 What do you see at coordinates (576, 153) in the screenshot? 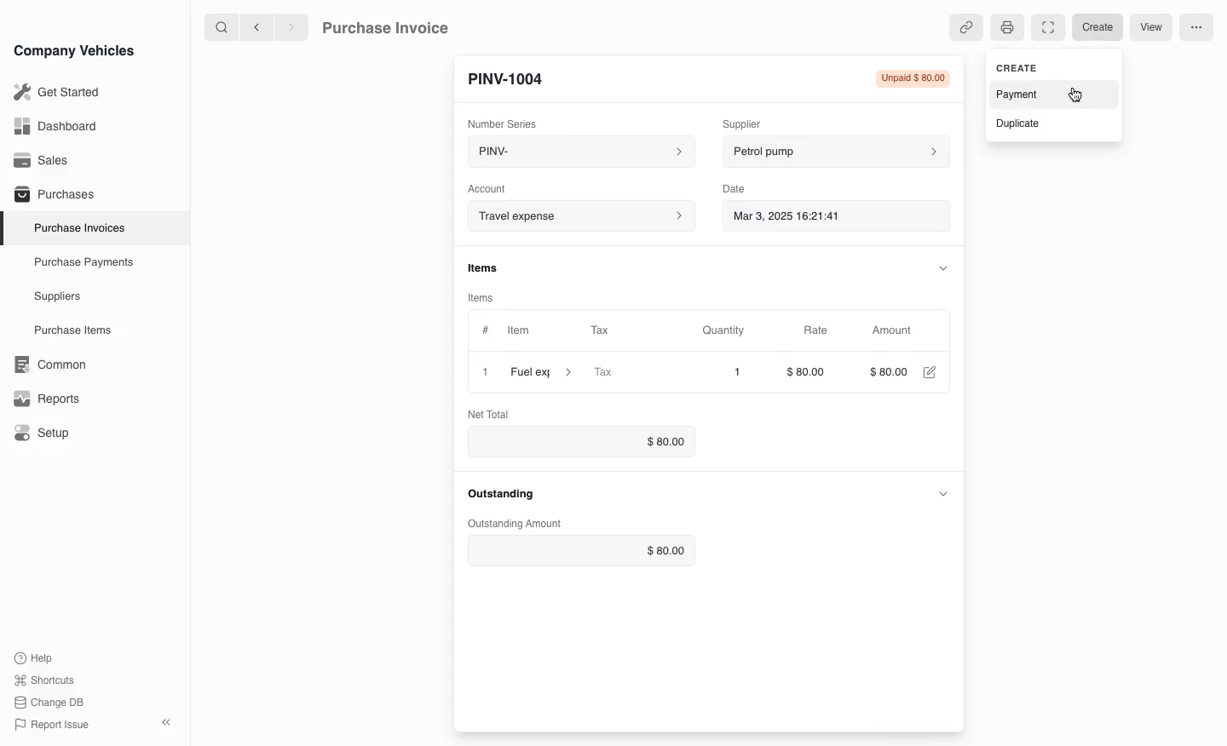
I see `PINV-` at bounding box center [576, 153].